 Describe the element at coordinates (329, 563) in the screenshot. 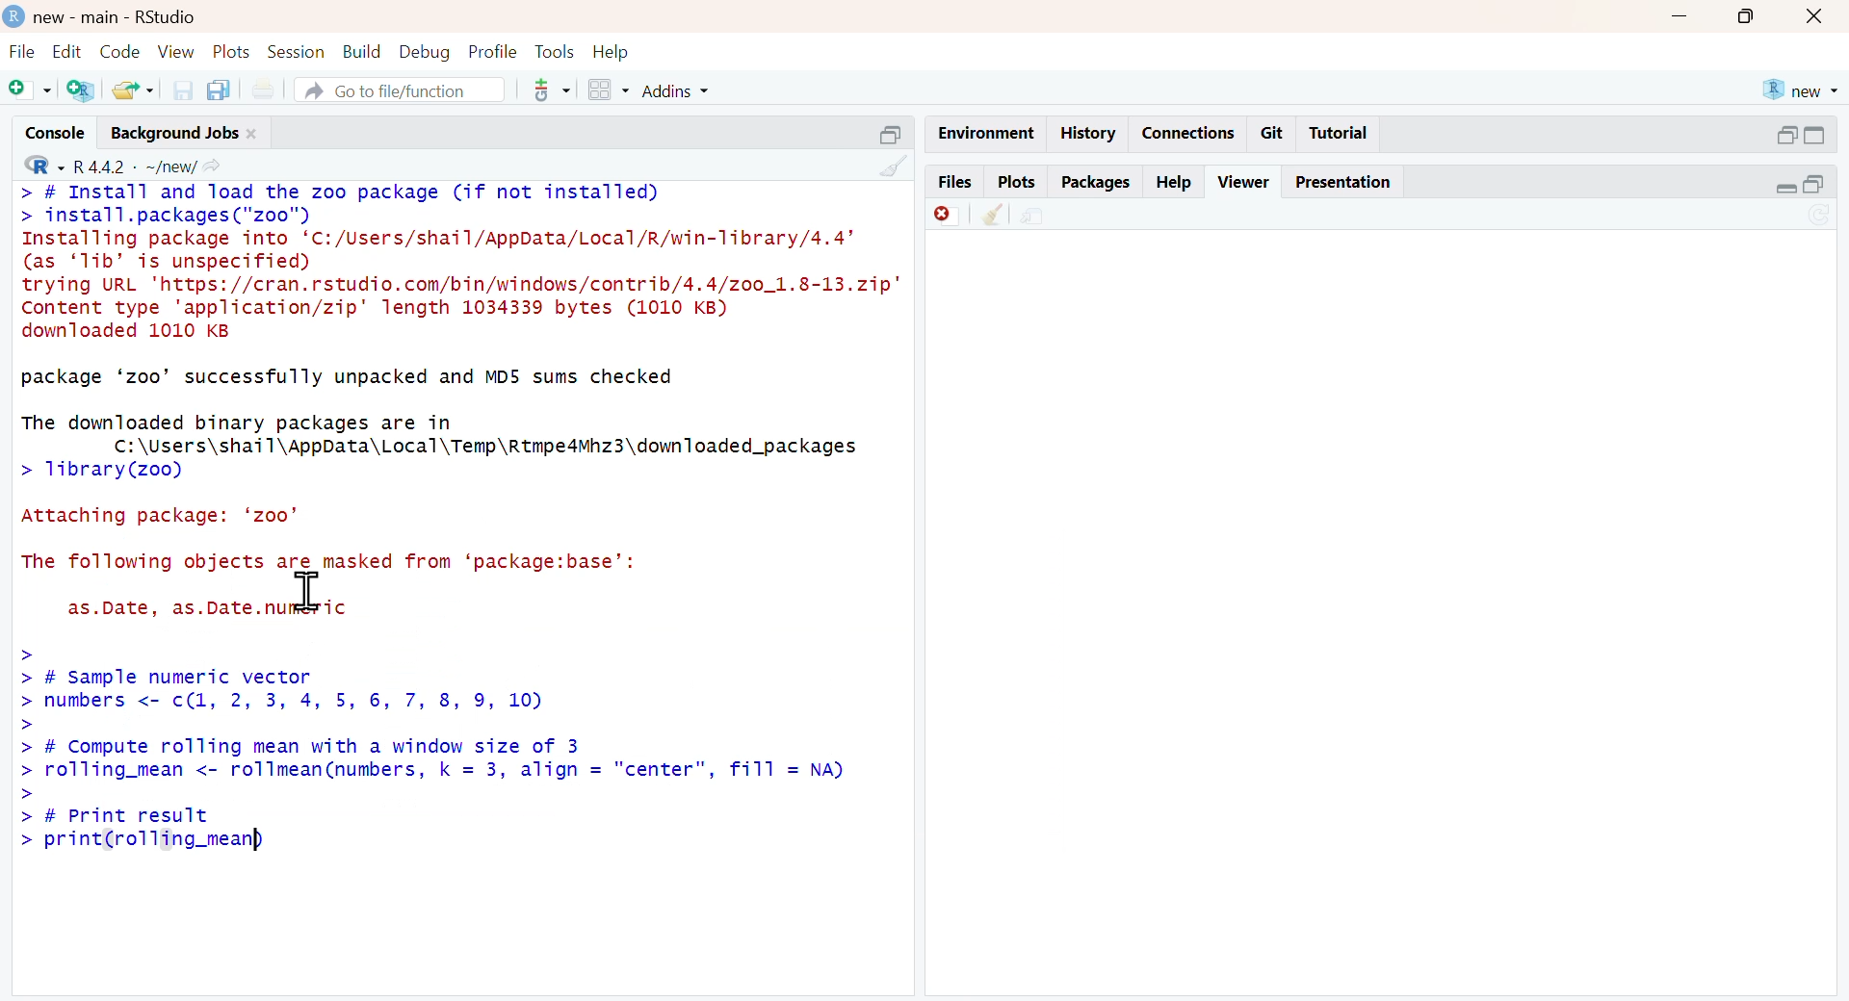

I see `The following objects are masked from ‘package:base’:` at that location.